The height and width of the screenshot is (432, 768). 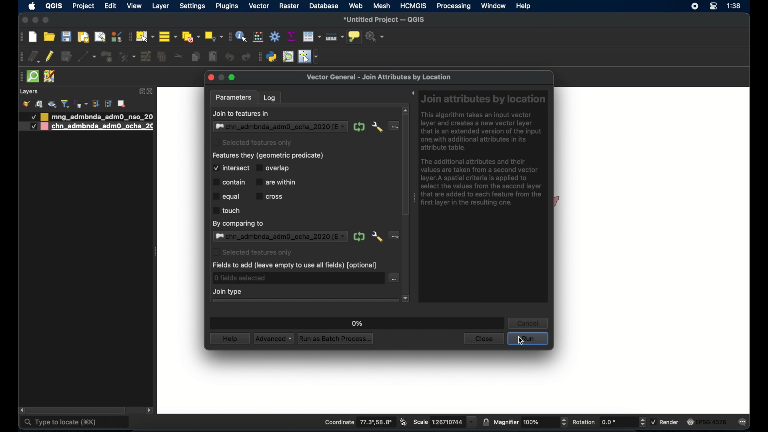 I want to click on raster, so click(x=290, y=6).